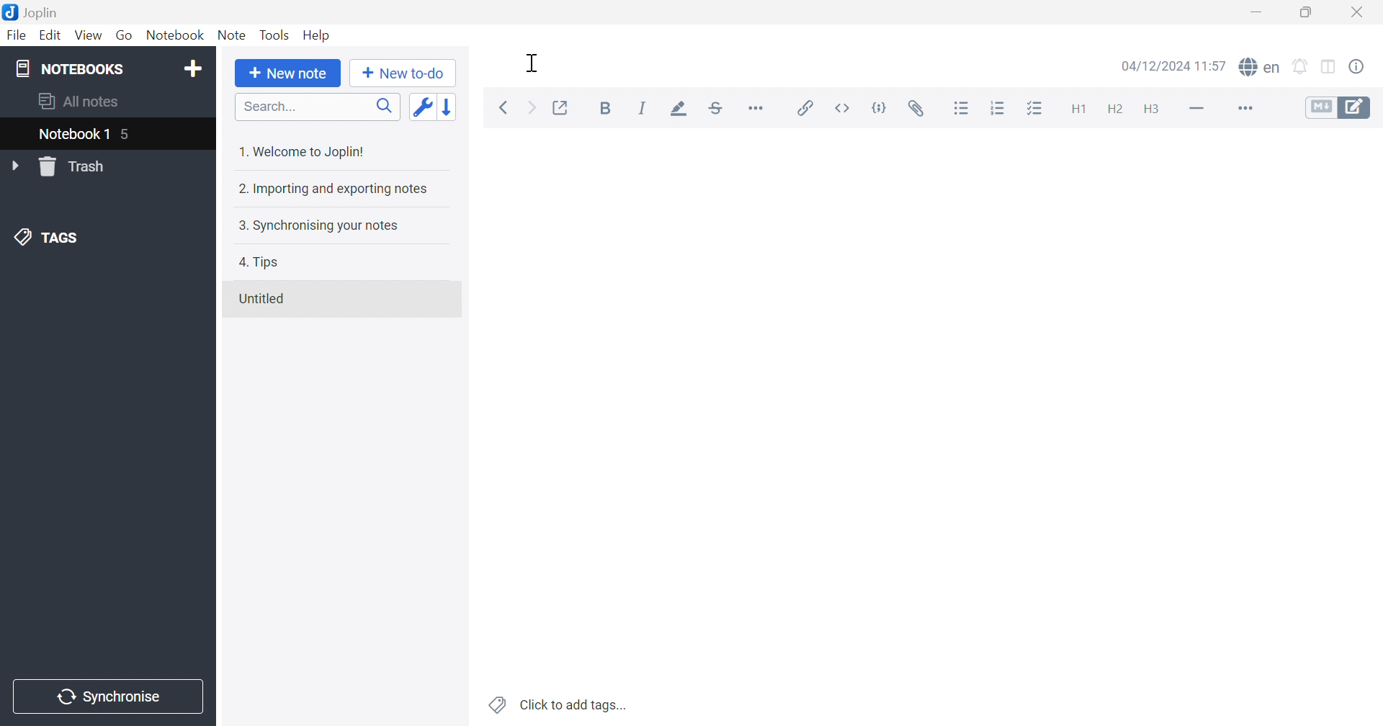 This screenshot has width=1383, height=726. I want to click on Highlight, so click(679, 110).